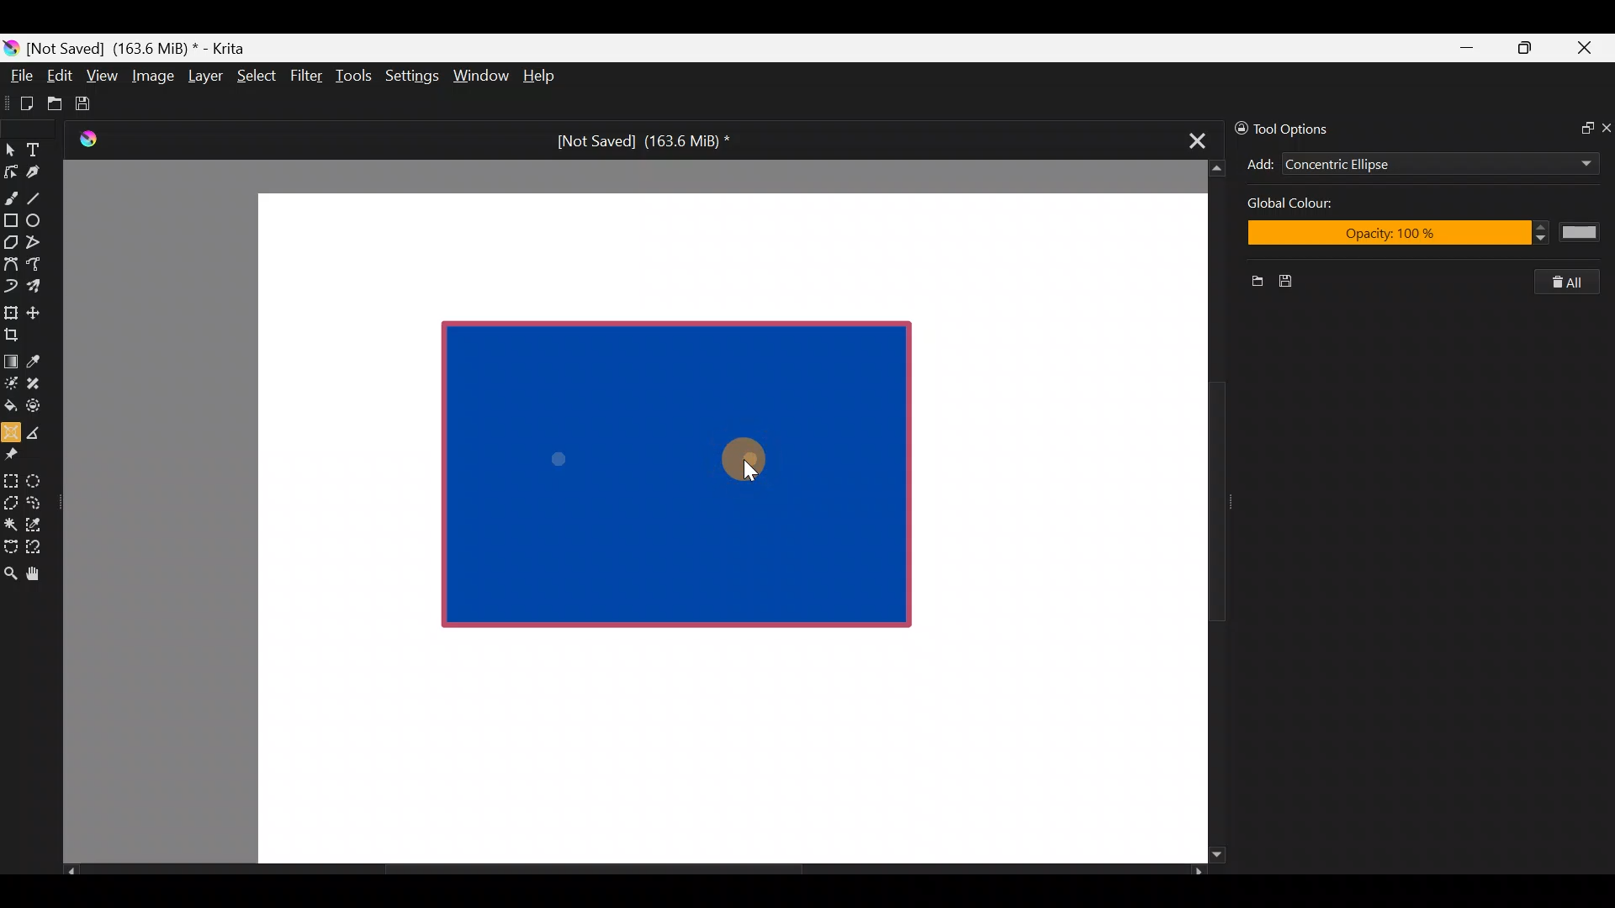 Image resolution: width=1615 pixels, height=908 pixels. What do you see at coordinates (145, 47) in the screenshot?
I see `[Not Saved] (163.6 MiB) * - Krita` at bounding box center [145, 47].